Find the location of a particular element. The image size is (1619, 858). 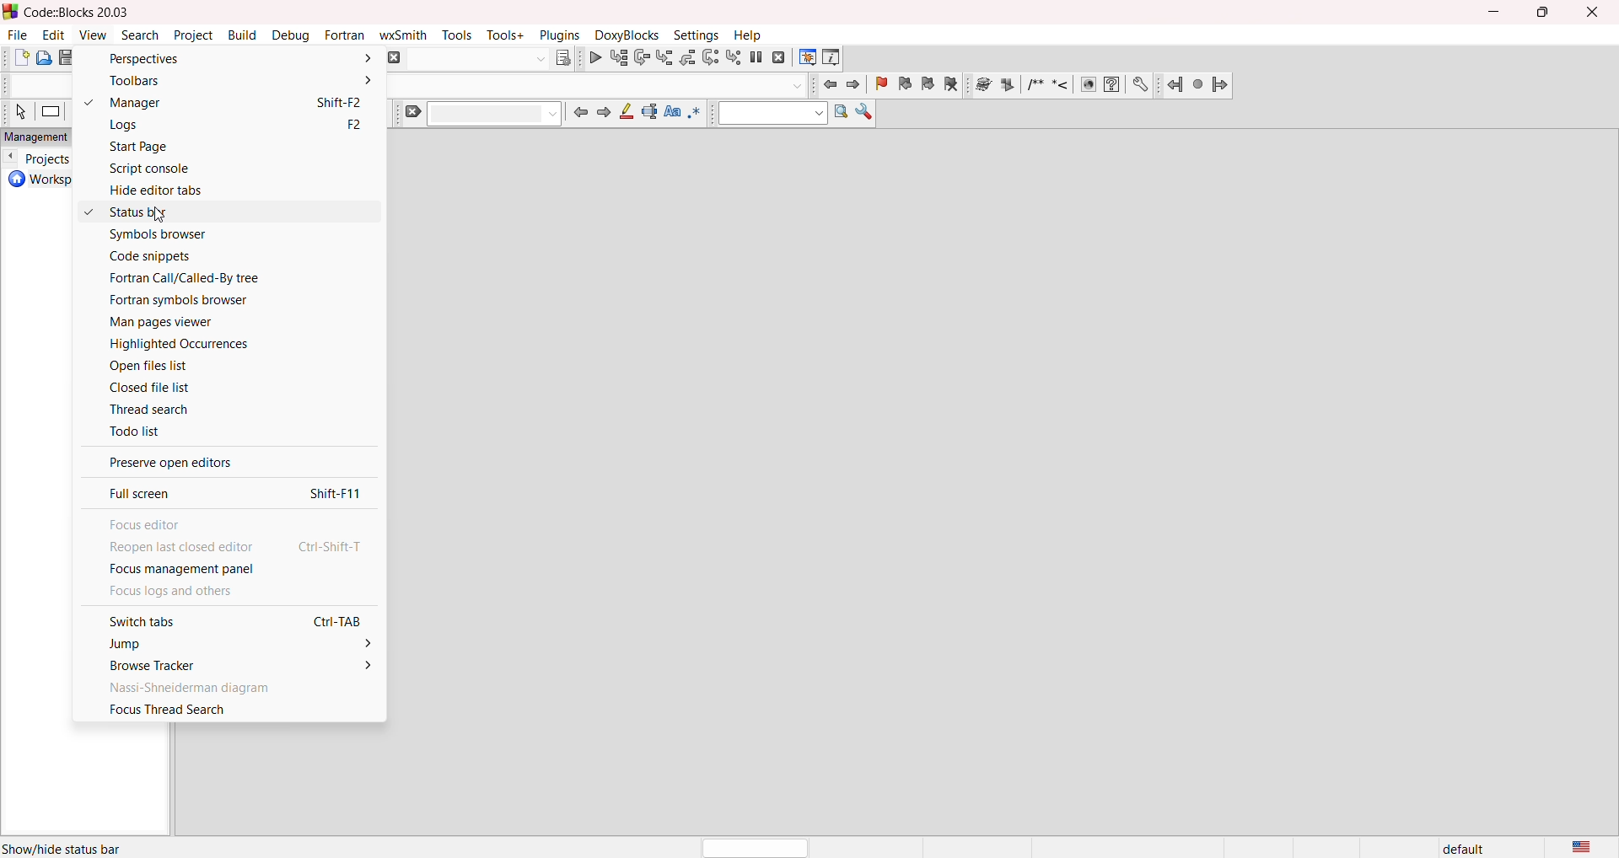

highlighted occurrences is located at coordinates (225, 345).